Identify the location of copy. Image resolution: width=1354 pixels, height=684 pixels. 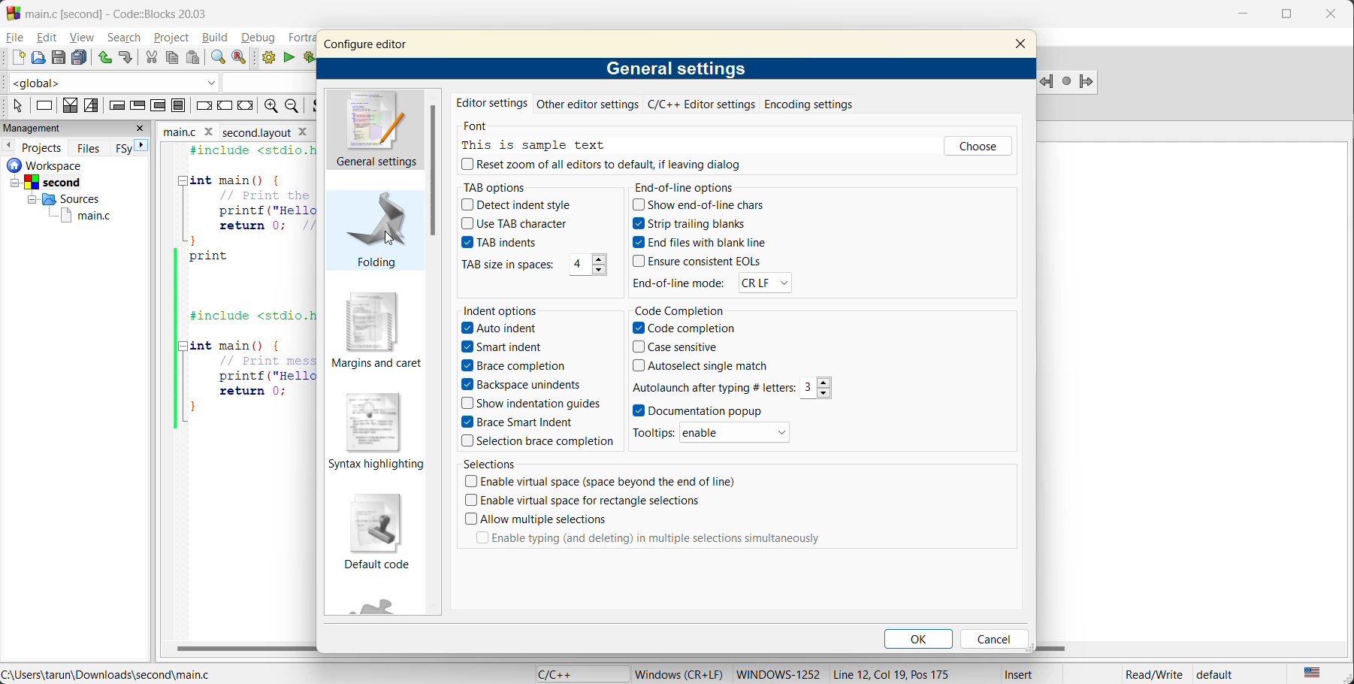
(171, 56).